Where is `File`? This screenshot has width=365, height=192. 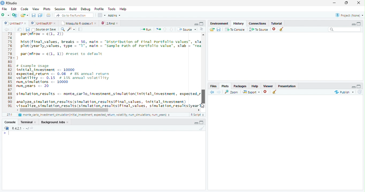 File is located at coordinates (4, 9).